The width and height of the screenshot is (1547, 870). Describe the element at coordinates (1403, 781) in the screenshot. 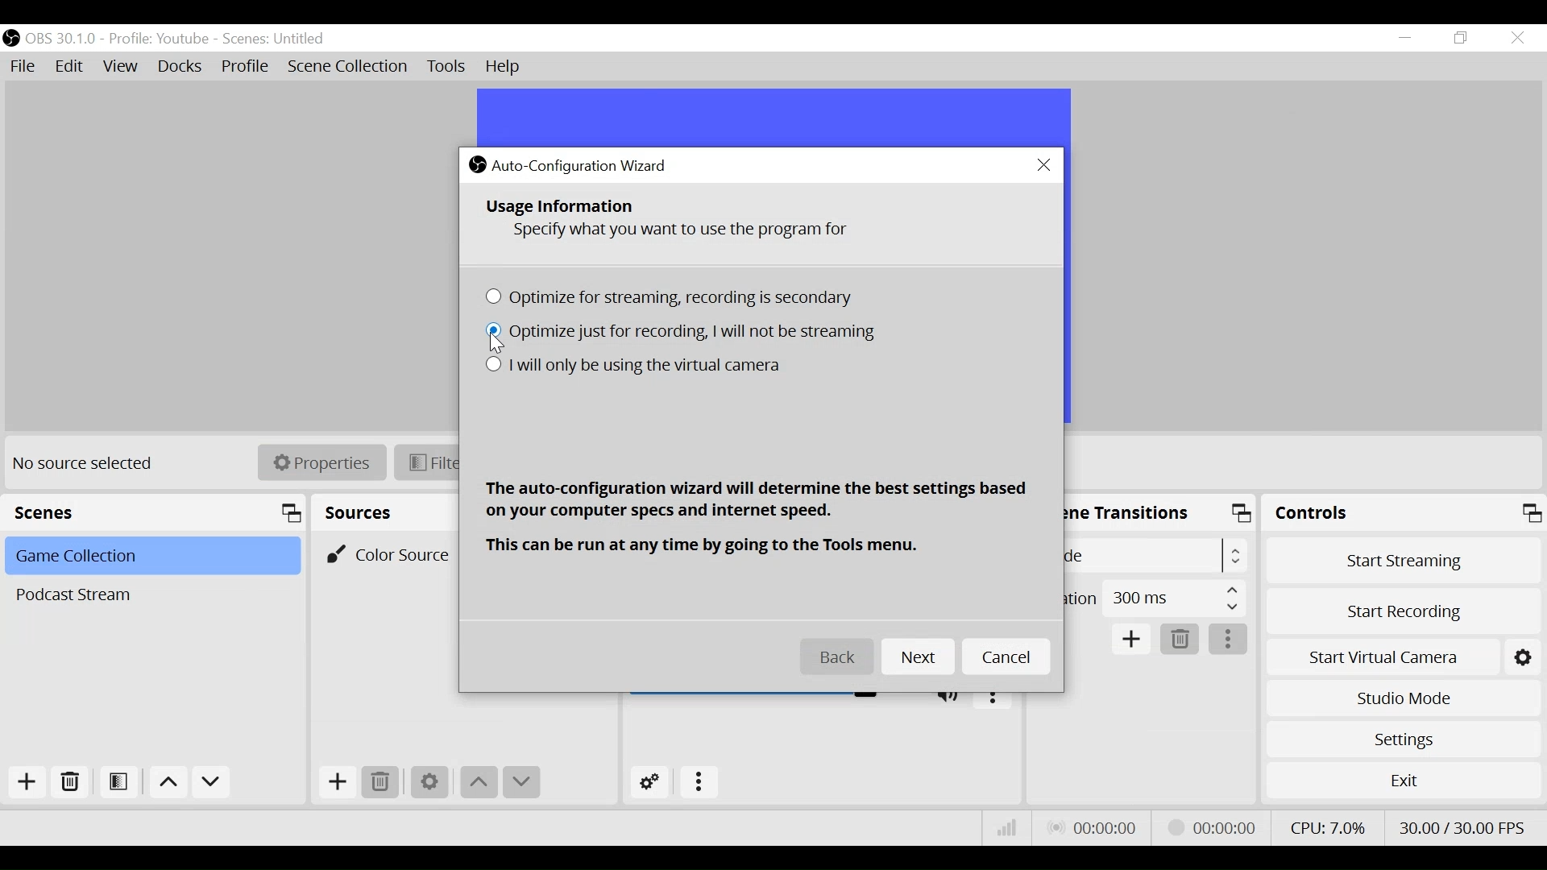

I see `Exit` at that location.